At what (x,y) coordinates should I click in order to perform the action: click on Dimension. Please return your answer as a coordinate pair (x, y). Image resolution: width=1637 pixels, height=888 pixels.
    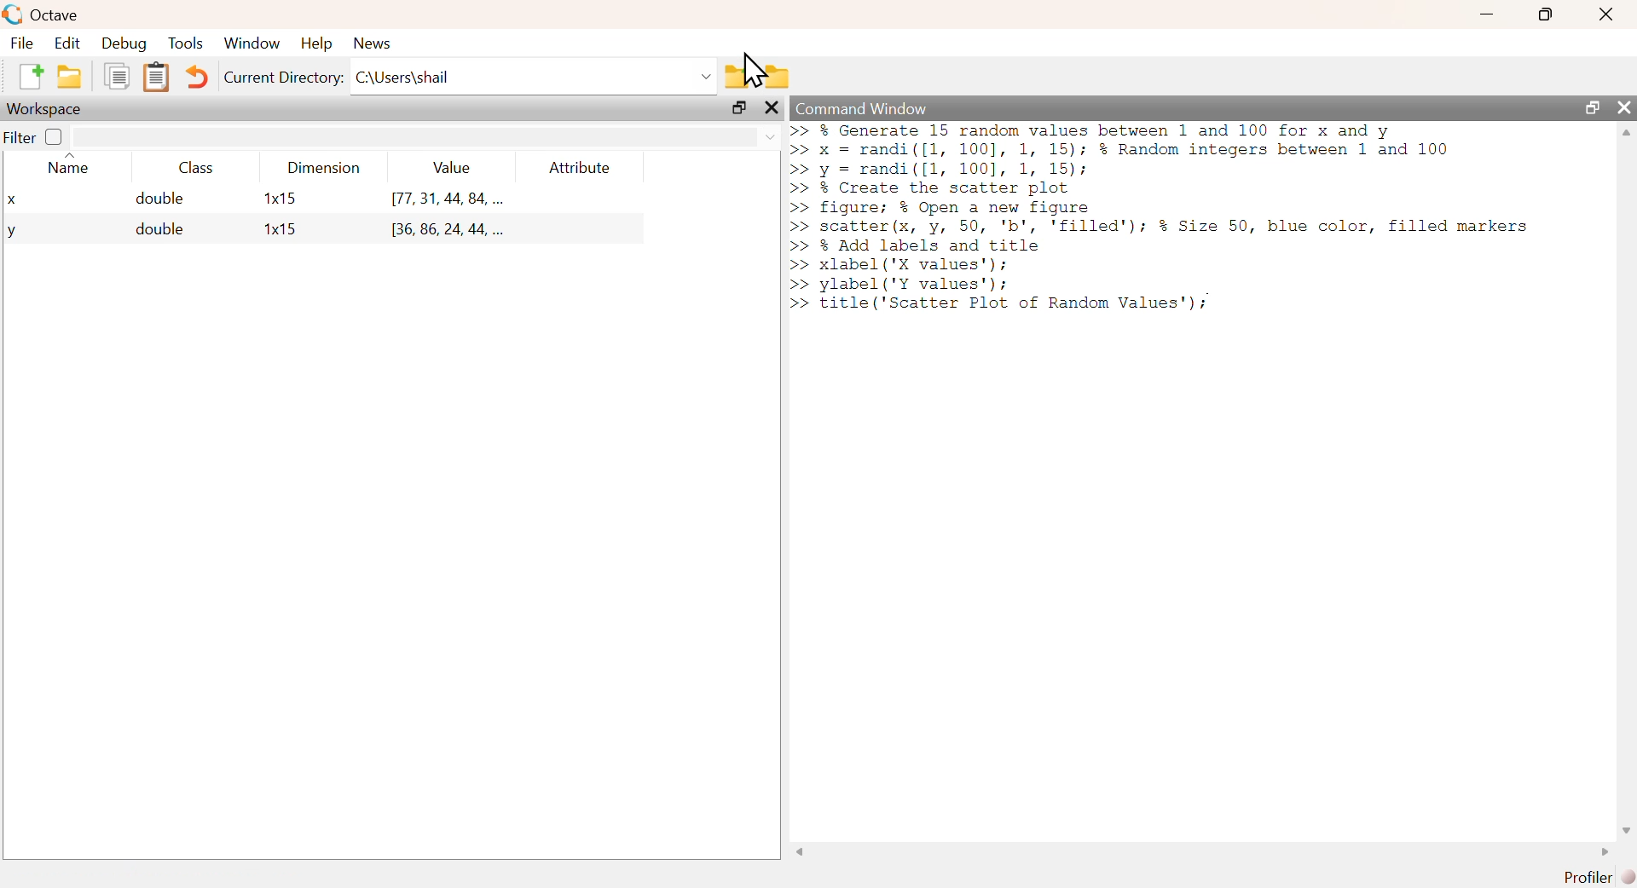
    Looking at the image, I should click on (326, 169).